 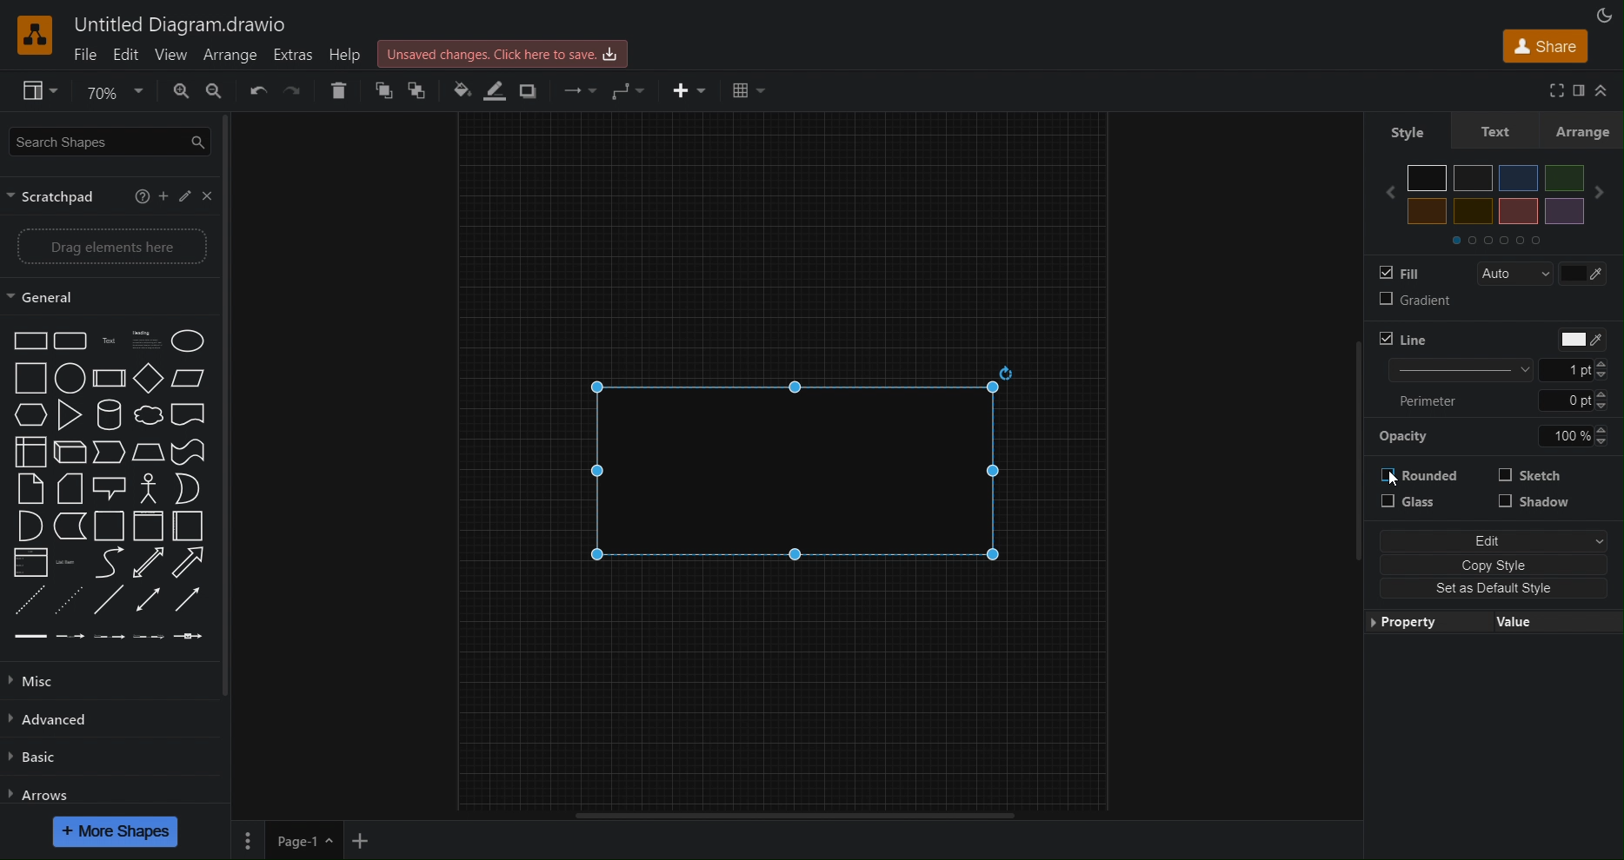 I want to click on Opacity, so click(x=1498, y=438).